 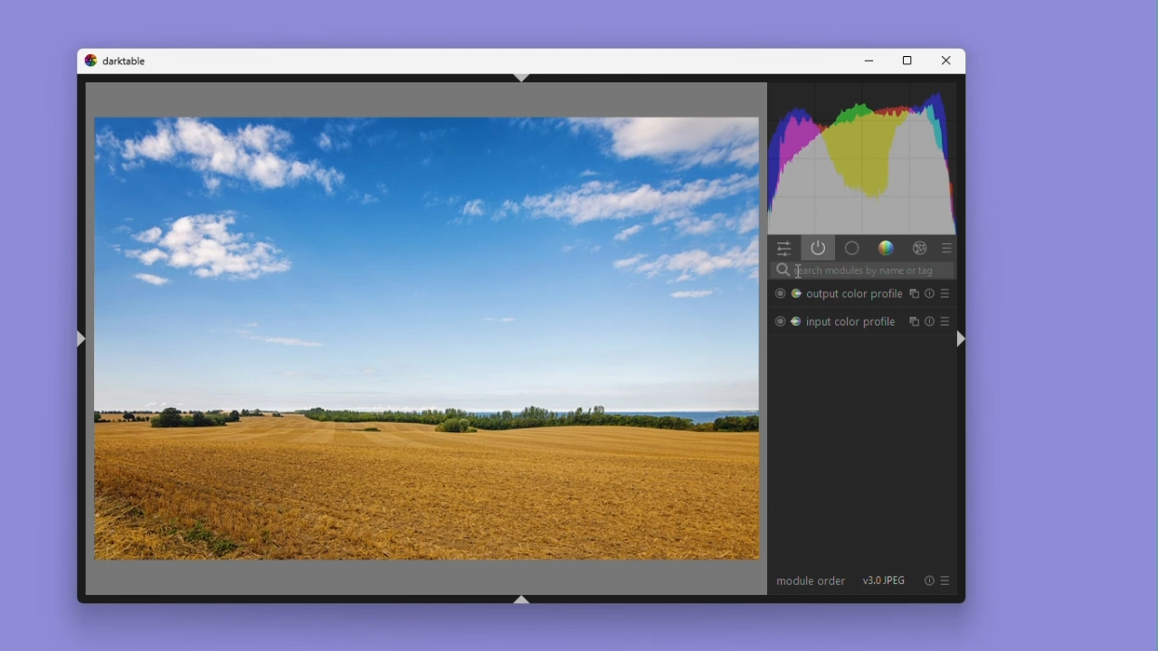 What do you see at coordinates (945, 249) in the screenshot?
I see `presets` at bounding box center [945, 249].